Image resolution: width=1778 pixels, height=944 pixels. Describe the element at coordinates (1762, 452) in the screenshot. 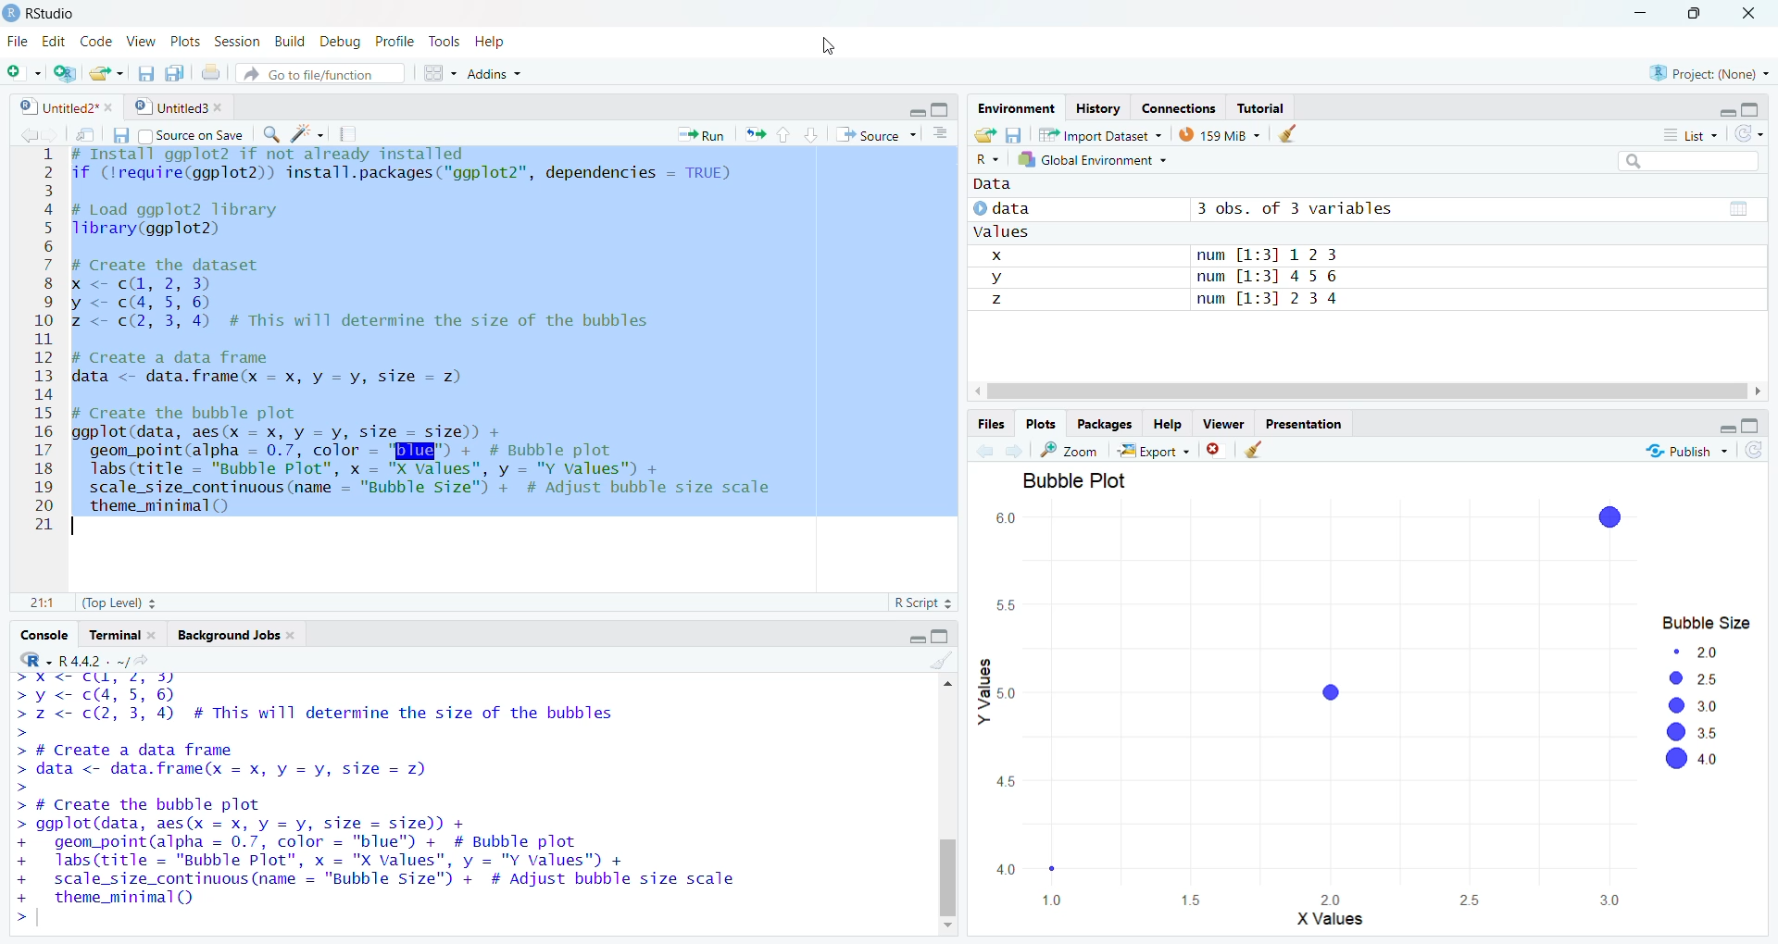

I see `refresh` at that location.